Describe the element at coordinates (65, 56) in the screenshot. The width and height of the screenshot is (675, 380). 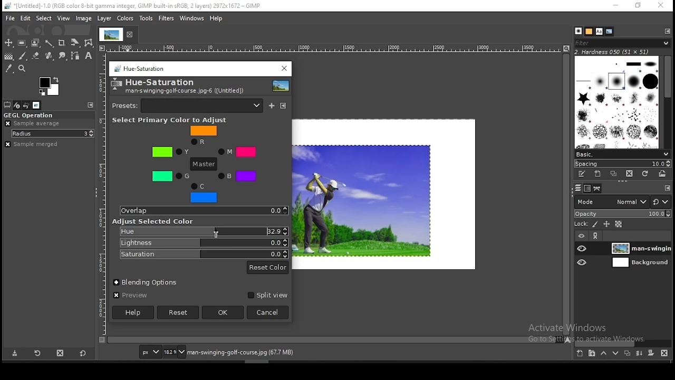
I see `smudge tool` at that location.